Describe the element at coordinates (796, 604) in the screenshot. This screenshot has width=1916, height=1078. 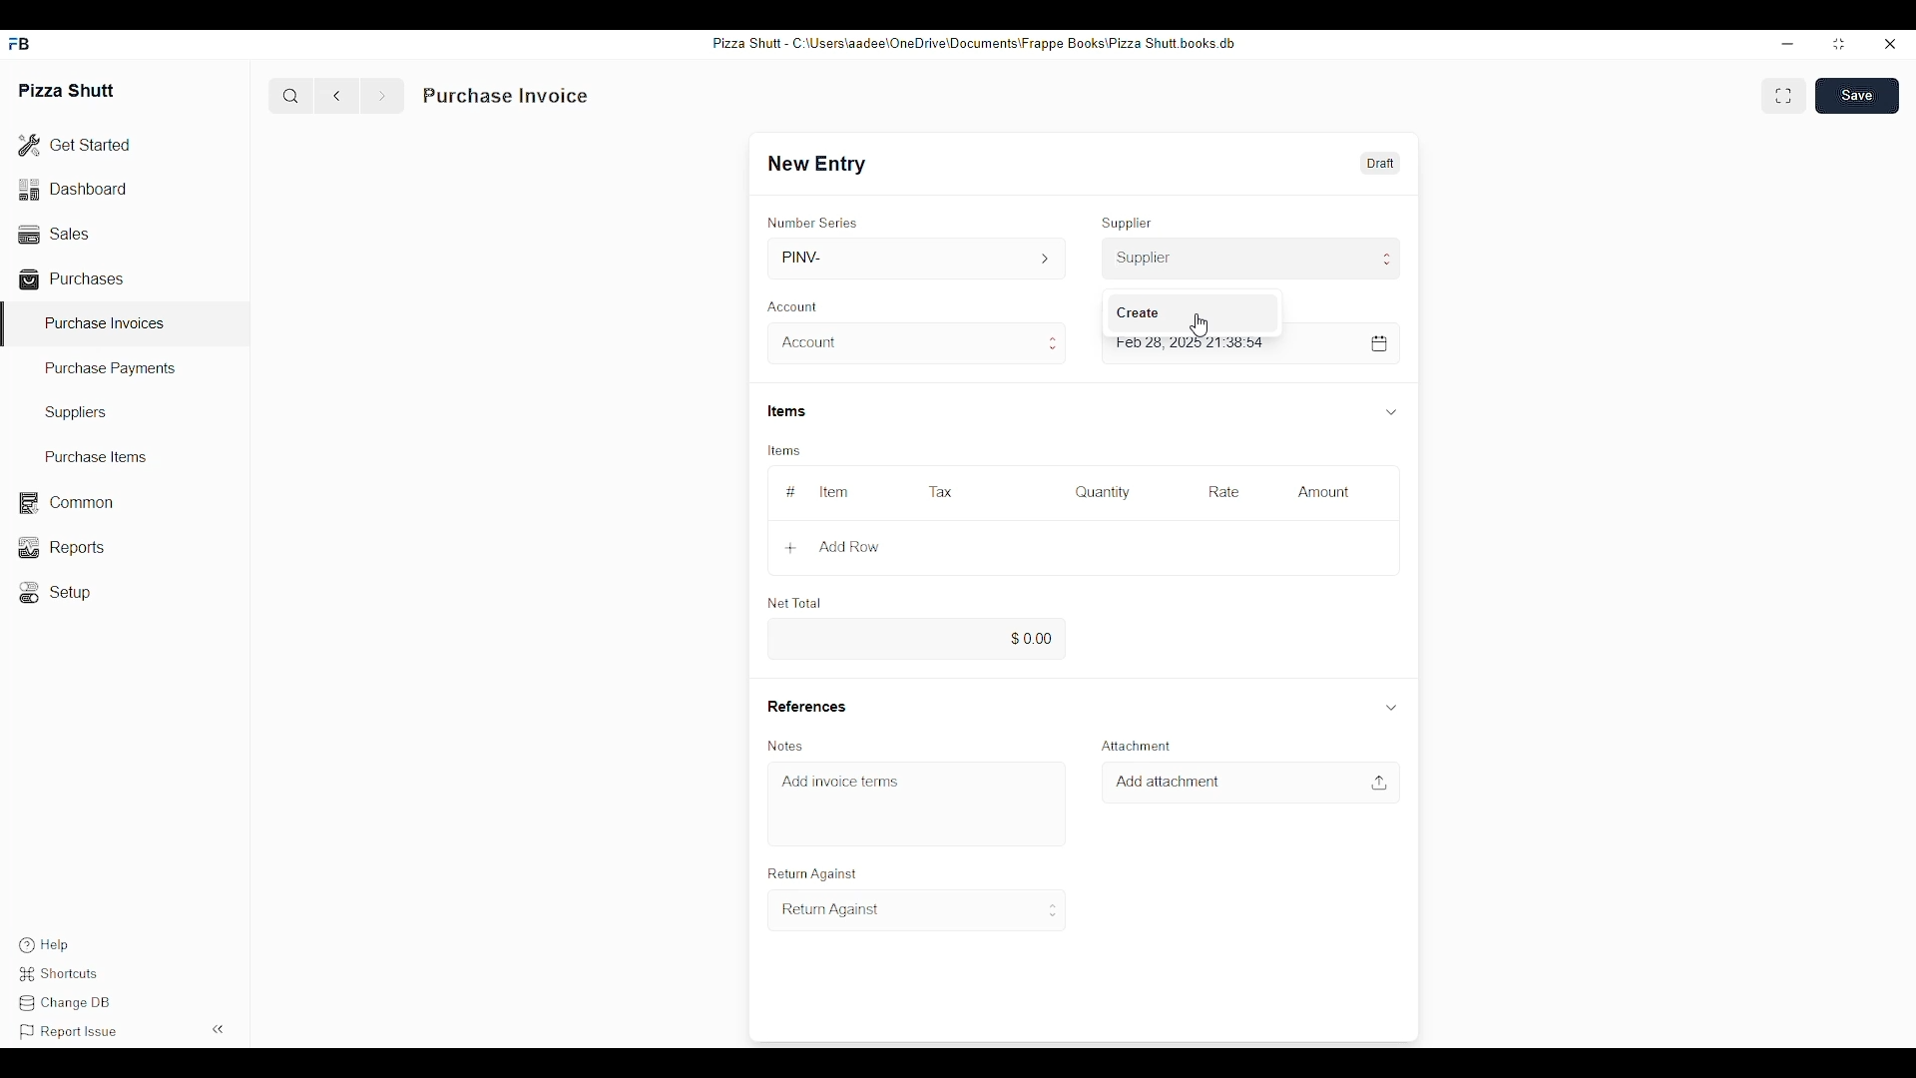
I see `Net Total` at that location.